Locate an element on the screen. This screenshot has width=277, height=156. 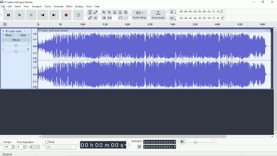
Snap is located at coordinates (60, 145).